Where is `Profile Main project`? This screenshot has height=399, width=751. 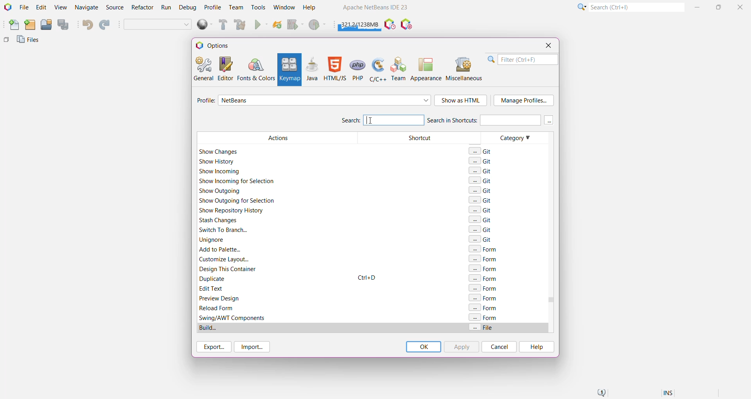
Profile Main project is located at coordinates (318, 25).